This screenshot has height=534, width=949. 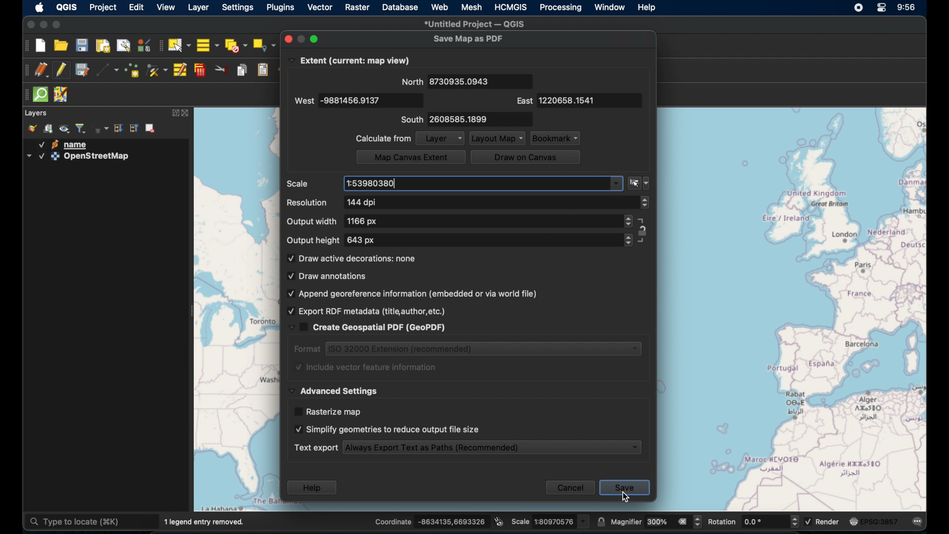 What do you see at coordinates (311, 488) in the screenshot?
I see `help ` at bounding box center [311, 488].